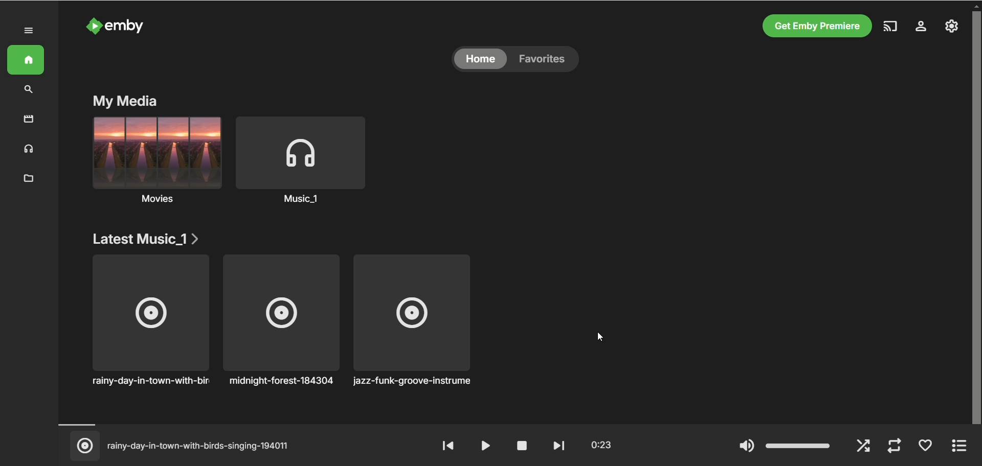 This screenshot has width=982, height=466. Describe the element at coordinates (479, 59) in the screenshot. I see `home` at that location.